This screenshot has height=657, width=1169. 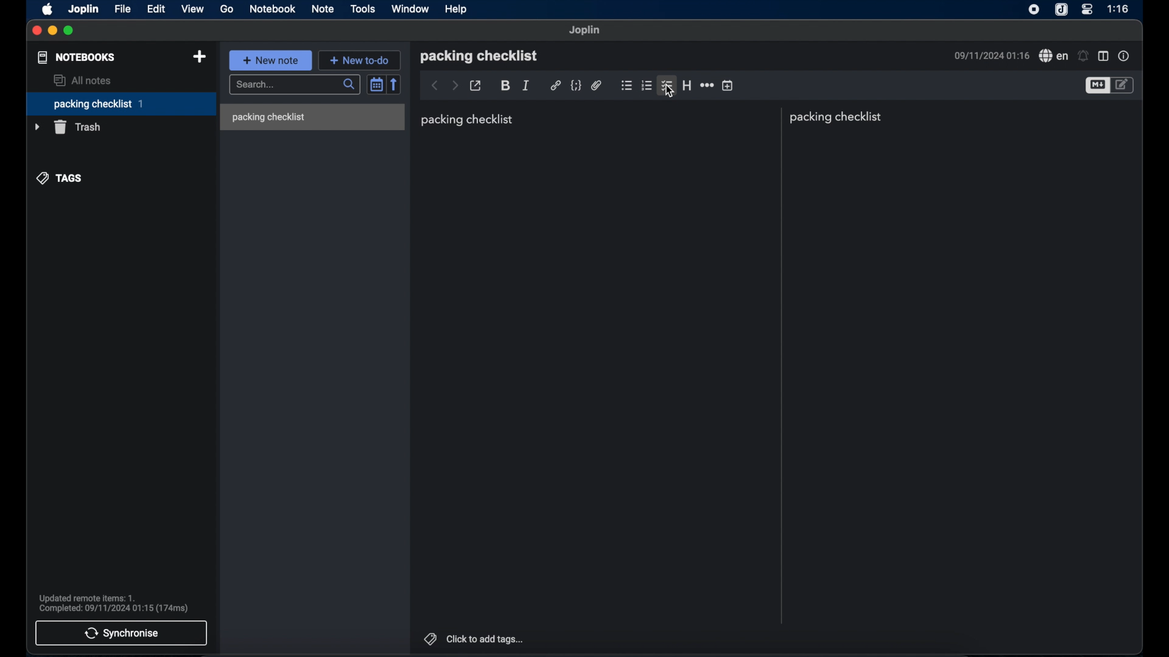 What do you see at coordinates (525, 85) in the screenshot?
I see `italic` at bounding box center [525, 85].